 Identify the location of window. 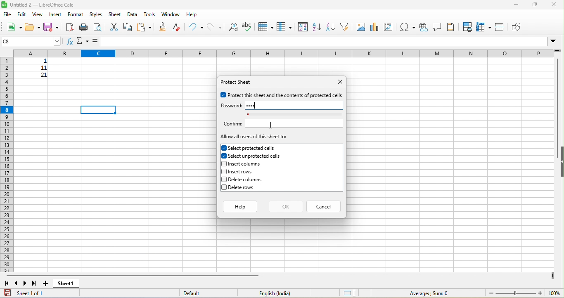
(170, 15).